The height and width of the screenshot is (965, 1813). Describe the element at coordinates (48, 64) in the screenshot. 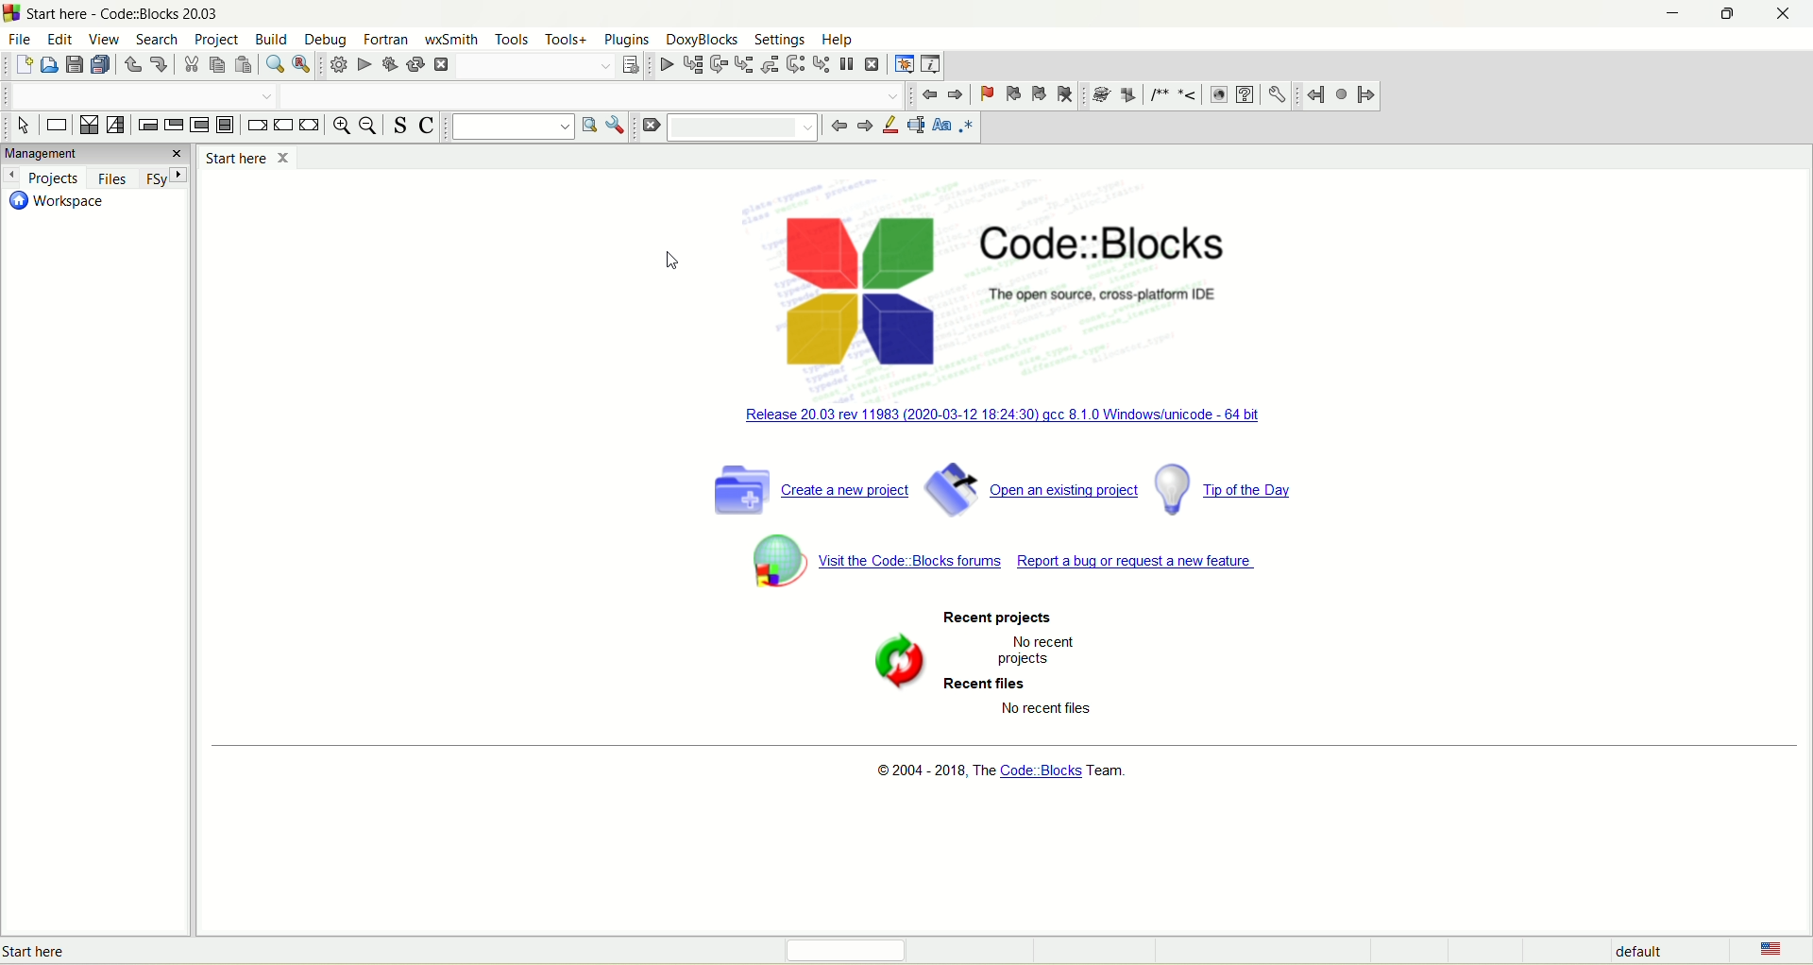

I see `open` at that location.